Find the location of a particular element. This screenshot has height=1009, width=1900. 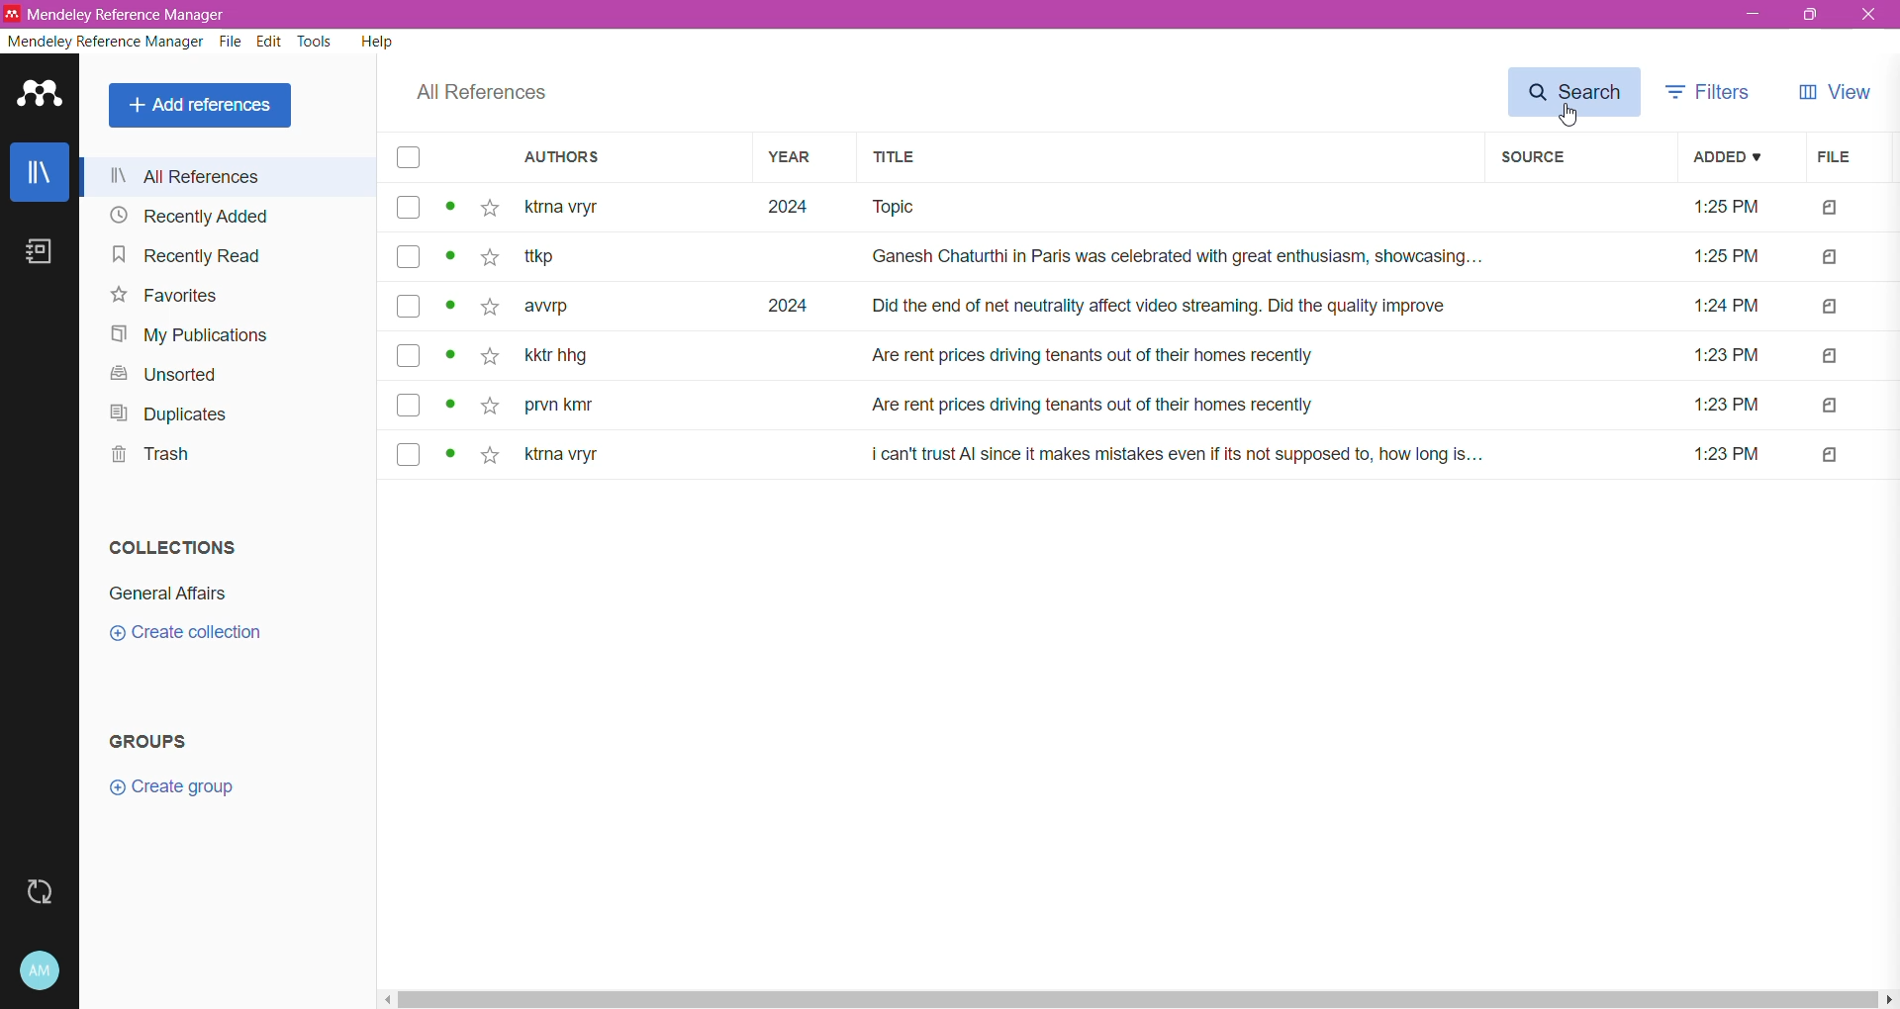

7 aw 2024 Did the end of net neutrality affect video streaming. Did the quality improve 1:24 PM is located at coordinates (1151, 306).